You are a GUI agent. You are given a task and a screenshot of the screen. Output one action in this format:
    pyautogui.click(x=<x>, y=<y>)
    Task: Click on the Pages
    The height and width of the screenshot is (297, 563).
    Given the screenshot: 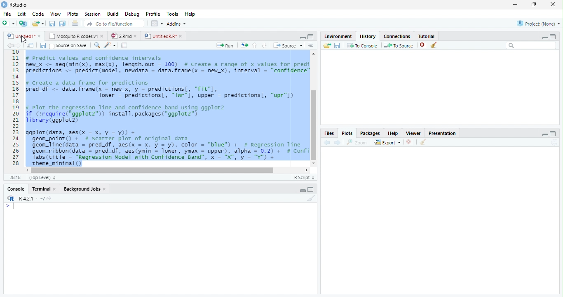 What is the action you would take?
    pyautogui.click(x=126, y=46)
    